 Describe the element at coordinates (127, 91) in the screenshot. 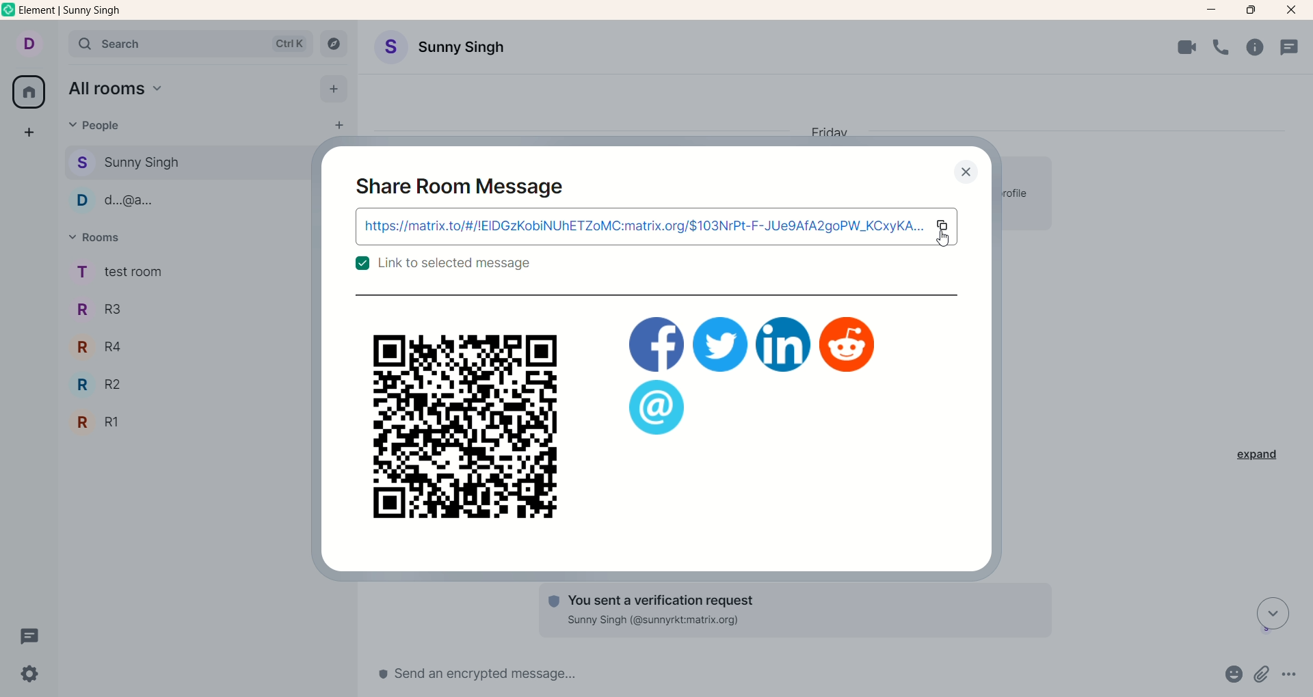

I see `all rooms` at that location.